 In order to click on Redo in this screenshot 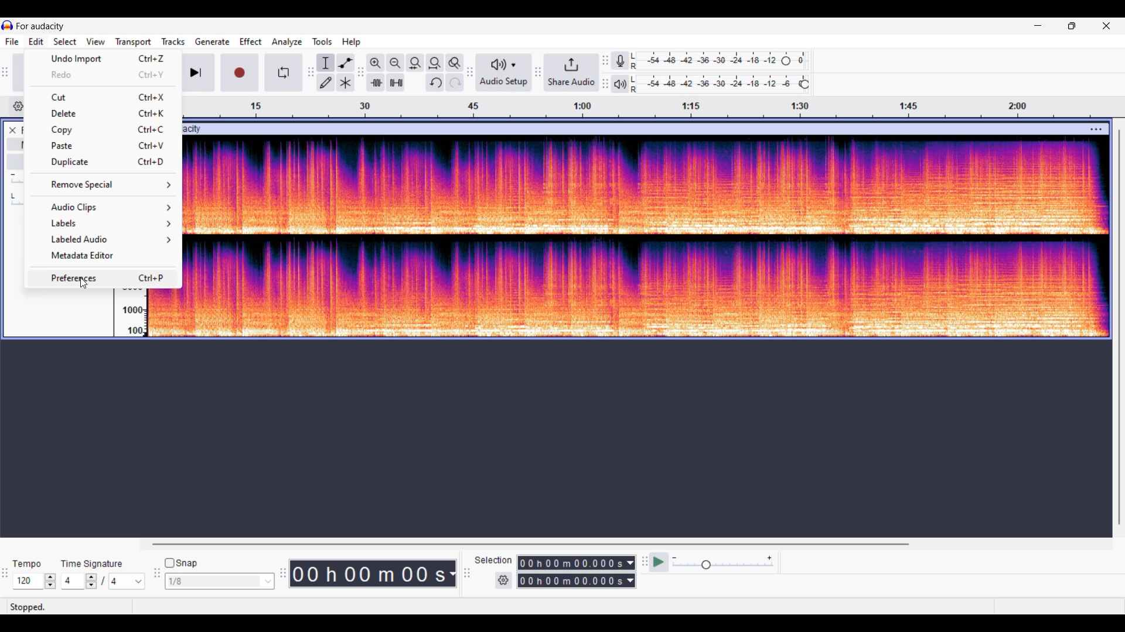, I will do `click(104, 76)`.